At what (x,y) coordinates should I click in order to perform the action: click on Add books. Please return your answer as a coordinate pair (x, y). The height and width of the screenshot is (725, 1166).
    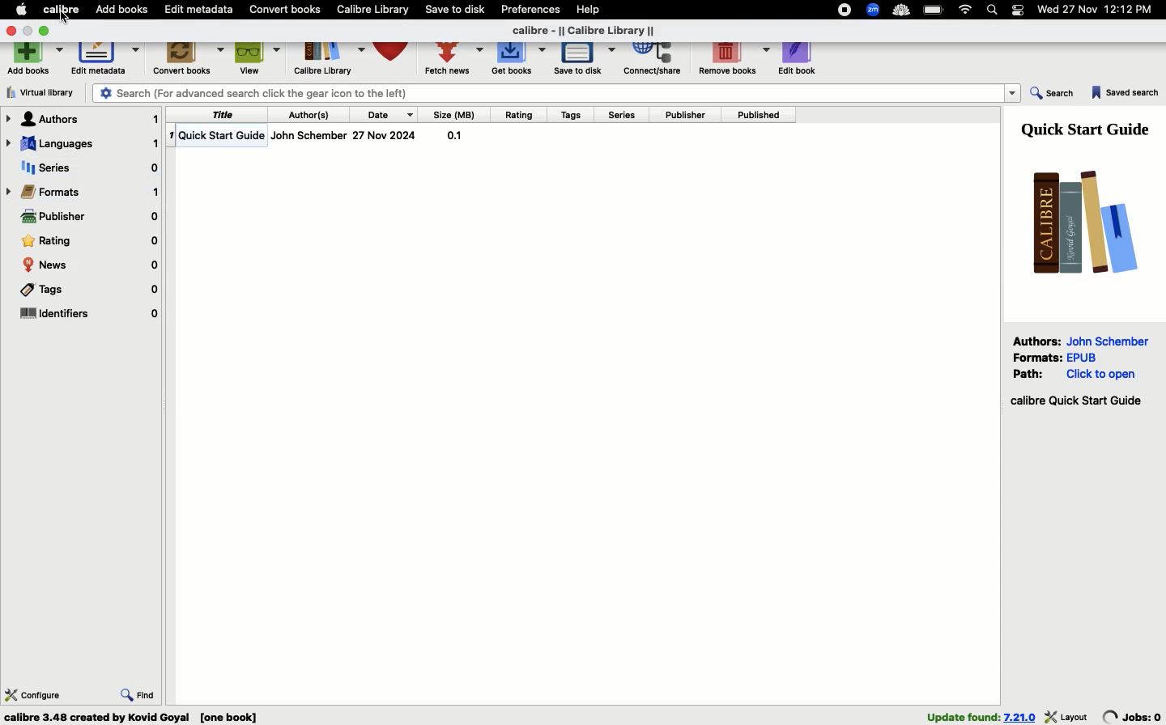
    Looking at the image, I should click on (36, 58).